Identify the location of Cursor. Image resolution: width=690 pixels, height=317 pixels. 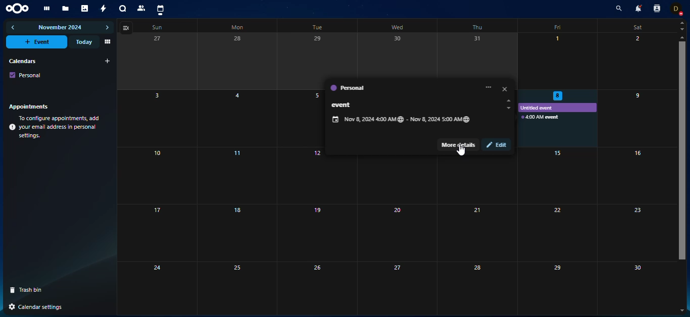
(462, 150).